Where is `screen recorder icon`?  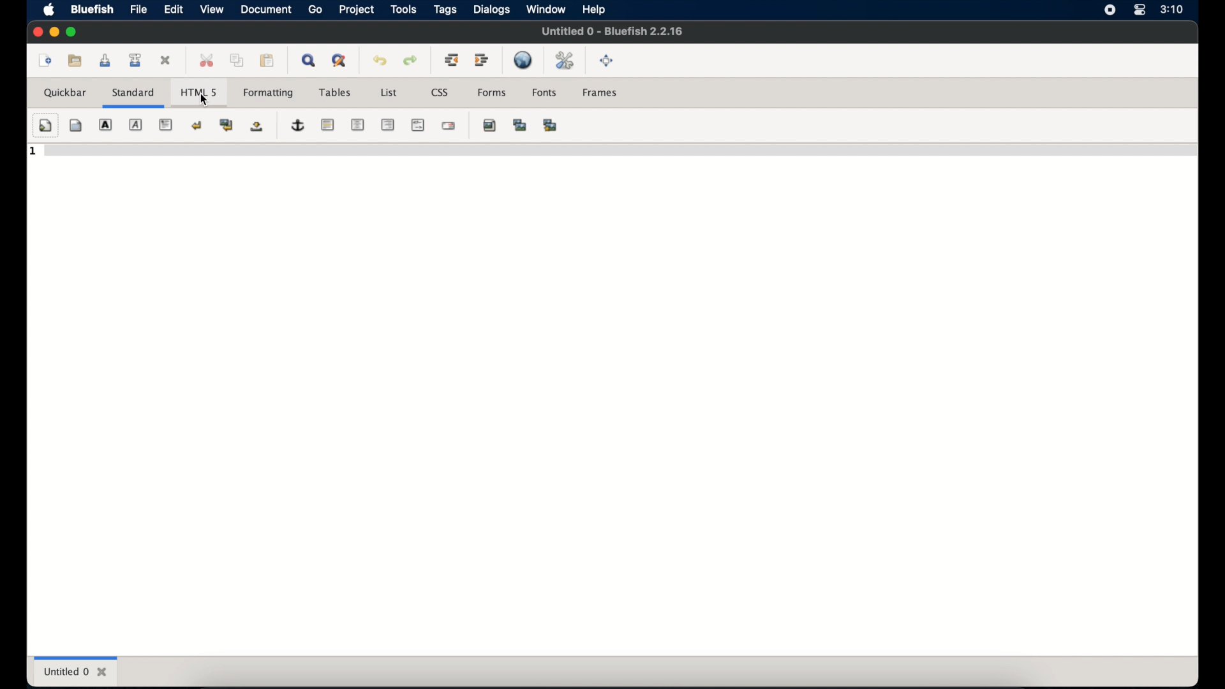
screen recorder icon is located at coordinates (1110, 11).